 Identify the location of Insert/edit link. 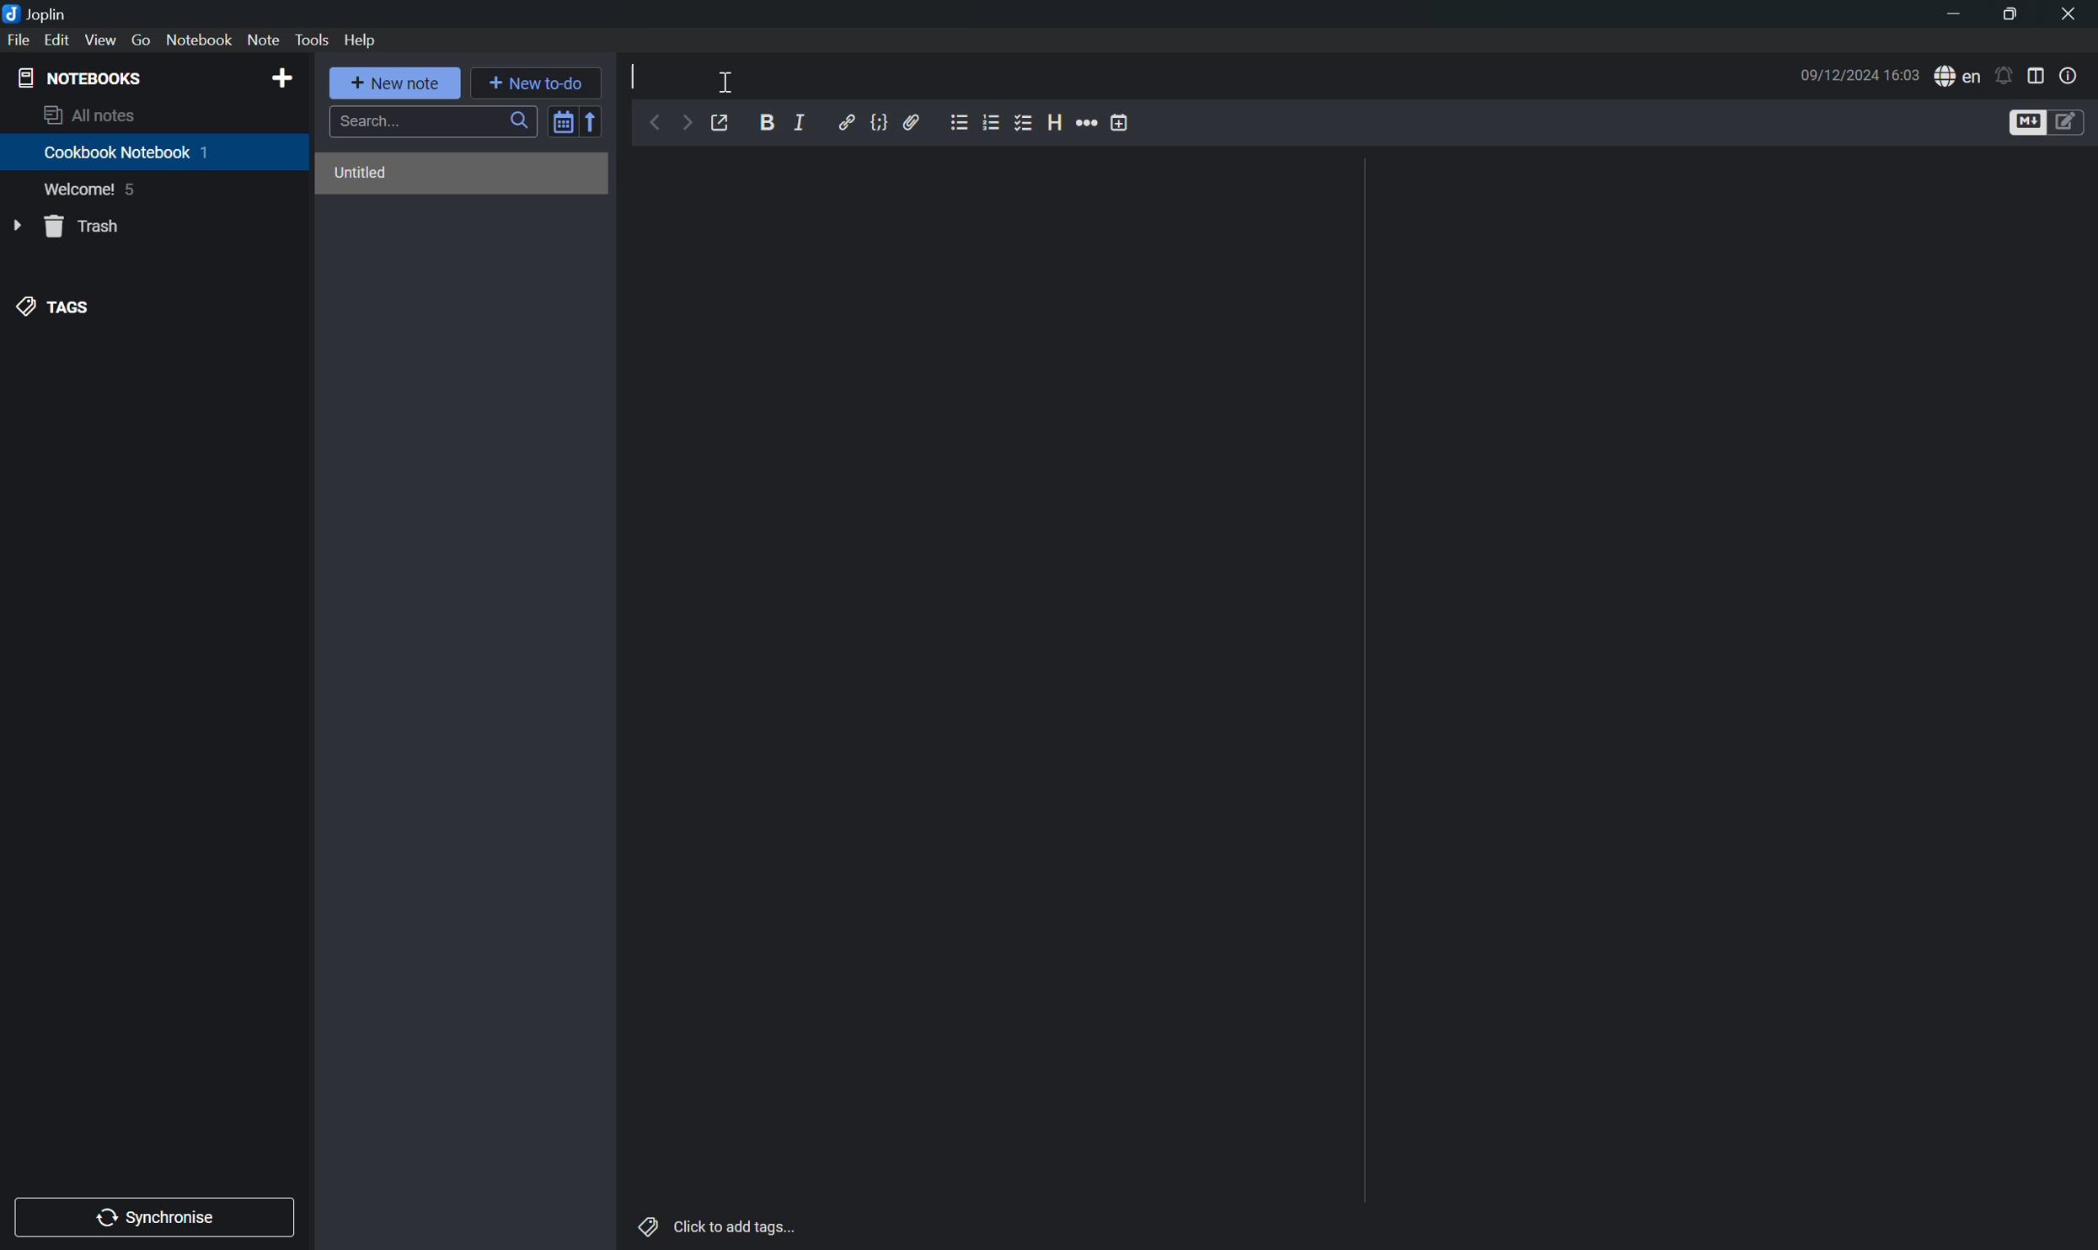
(846, 120).